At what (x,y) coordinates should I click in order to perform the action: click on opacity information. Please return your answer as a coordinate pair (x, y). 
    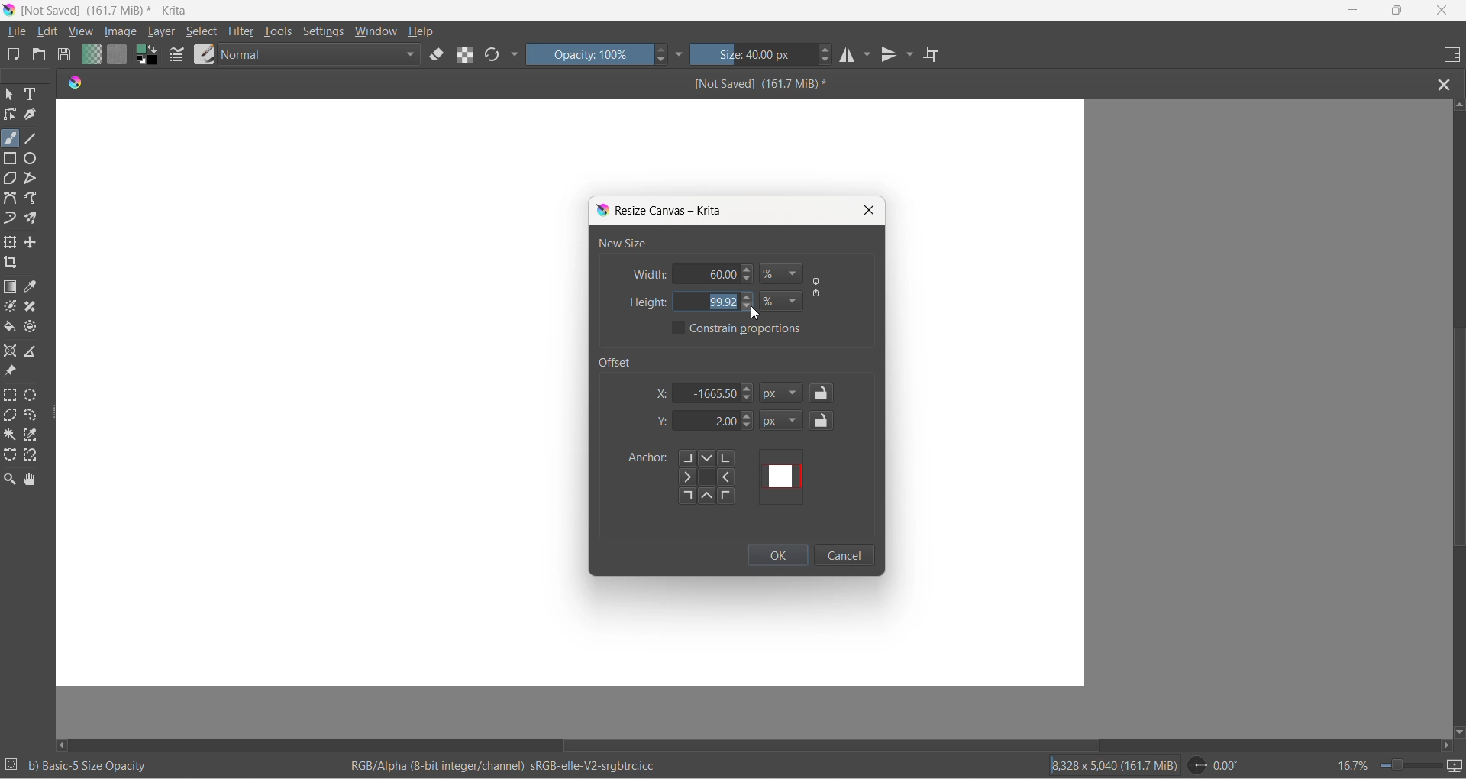
    Looking at the image, I should click on (89, 766).